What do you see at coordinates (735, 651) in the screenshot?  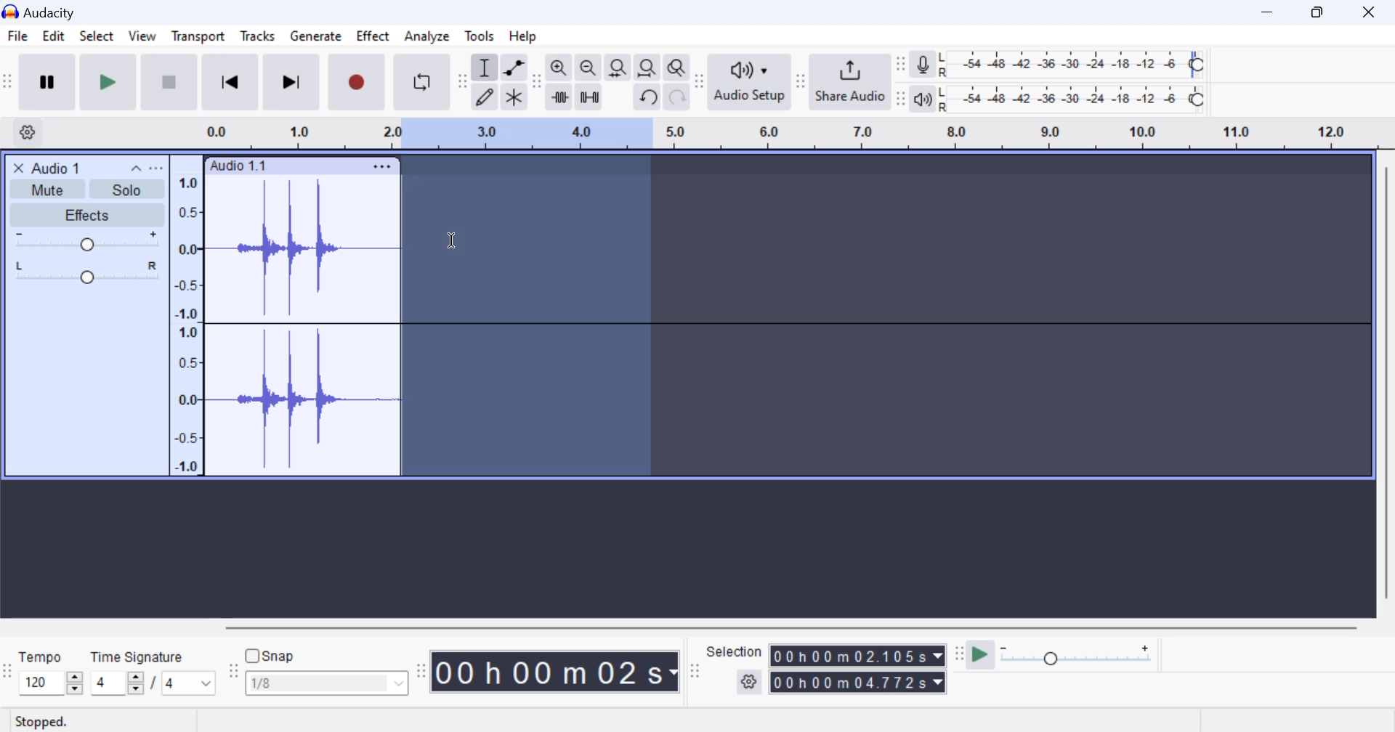 I see `Selection` at bounding box center [735, 651].